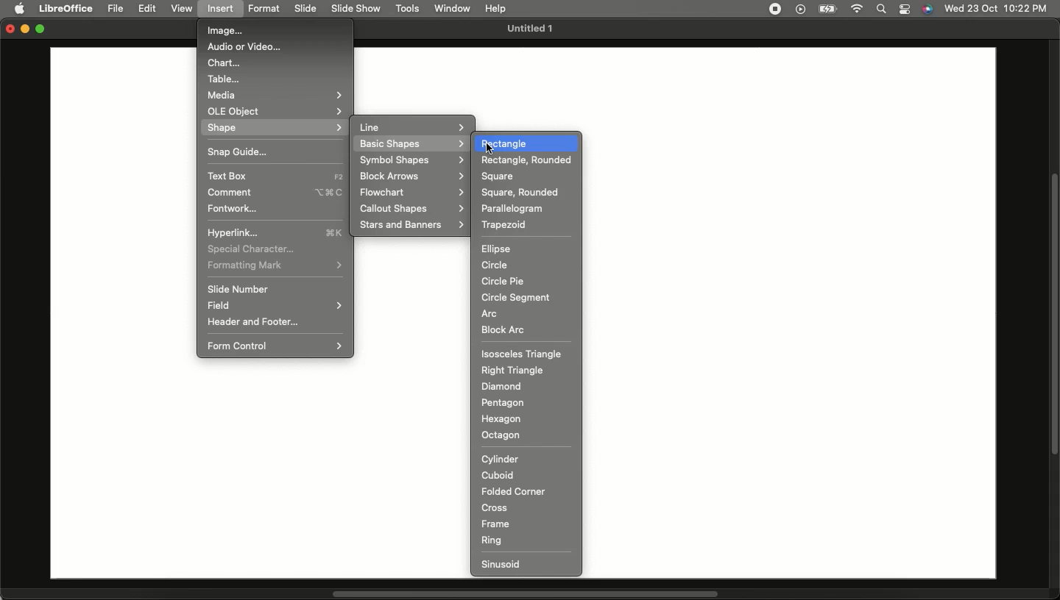 The height and width of the screenshot is (600, 1060). Describe the element at coordinates (7, 30) in the screenshot. I see `Close` at that location.